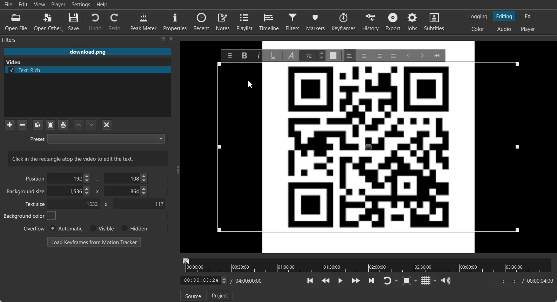 This screenshot has height=302, width=557. What do you see at coordinates (368, 147) in the screenshot?
I see `Text Frame` at bounding box center [368, 147].